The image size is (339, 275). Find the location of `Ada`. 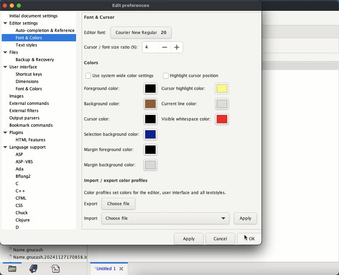

Ada is located at coordinates (20, 169).